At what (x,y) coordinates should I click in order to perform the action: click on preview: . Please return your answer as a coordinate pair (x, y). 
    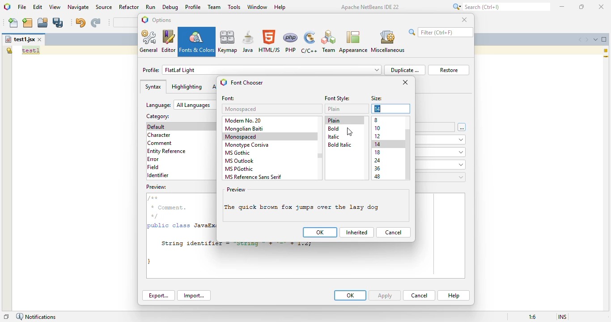
    Looking at the image, I should click on (157, 186).